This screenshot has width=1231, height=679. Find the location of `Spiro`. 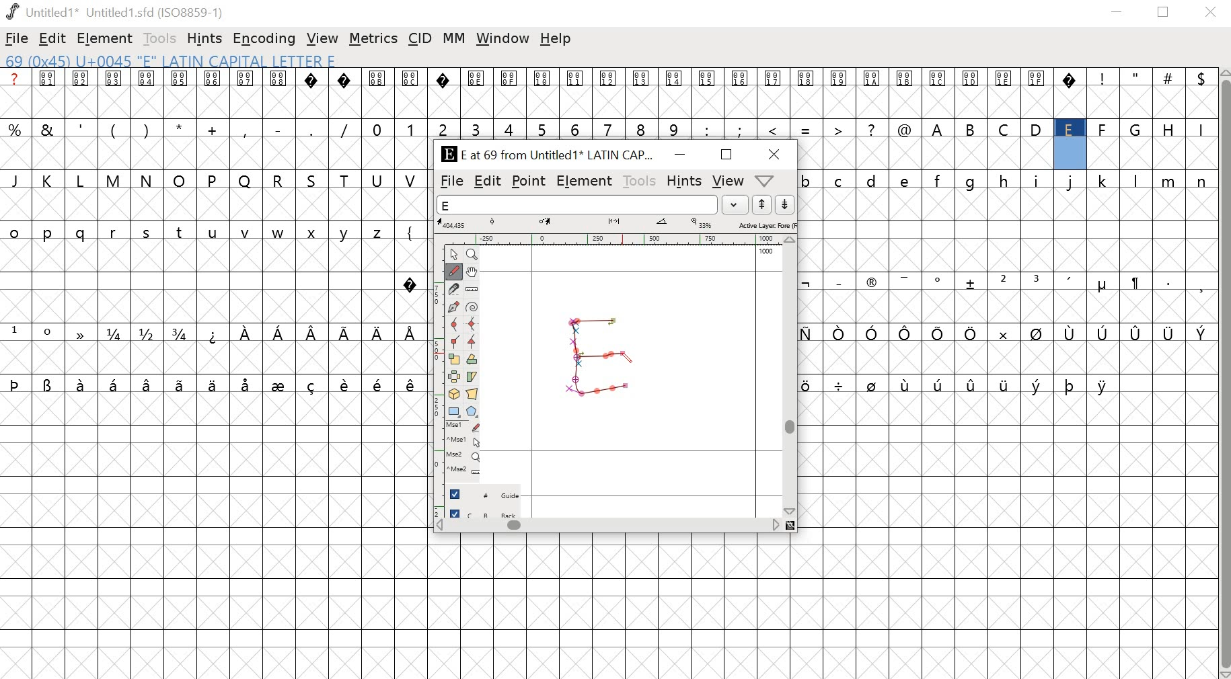

Spiro is located at coordinates (472, 306).